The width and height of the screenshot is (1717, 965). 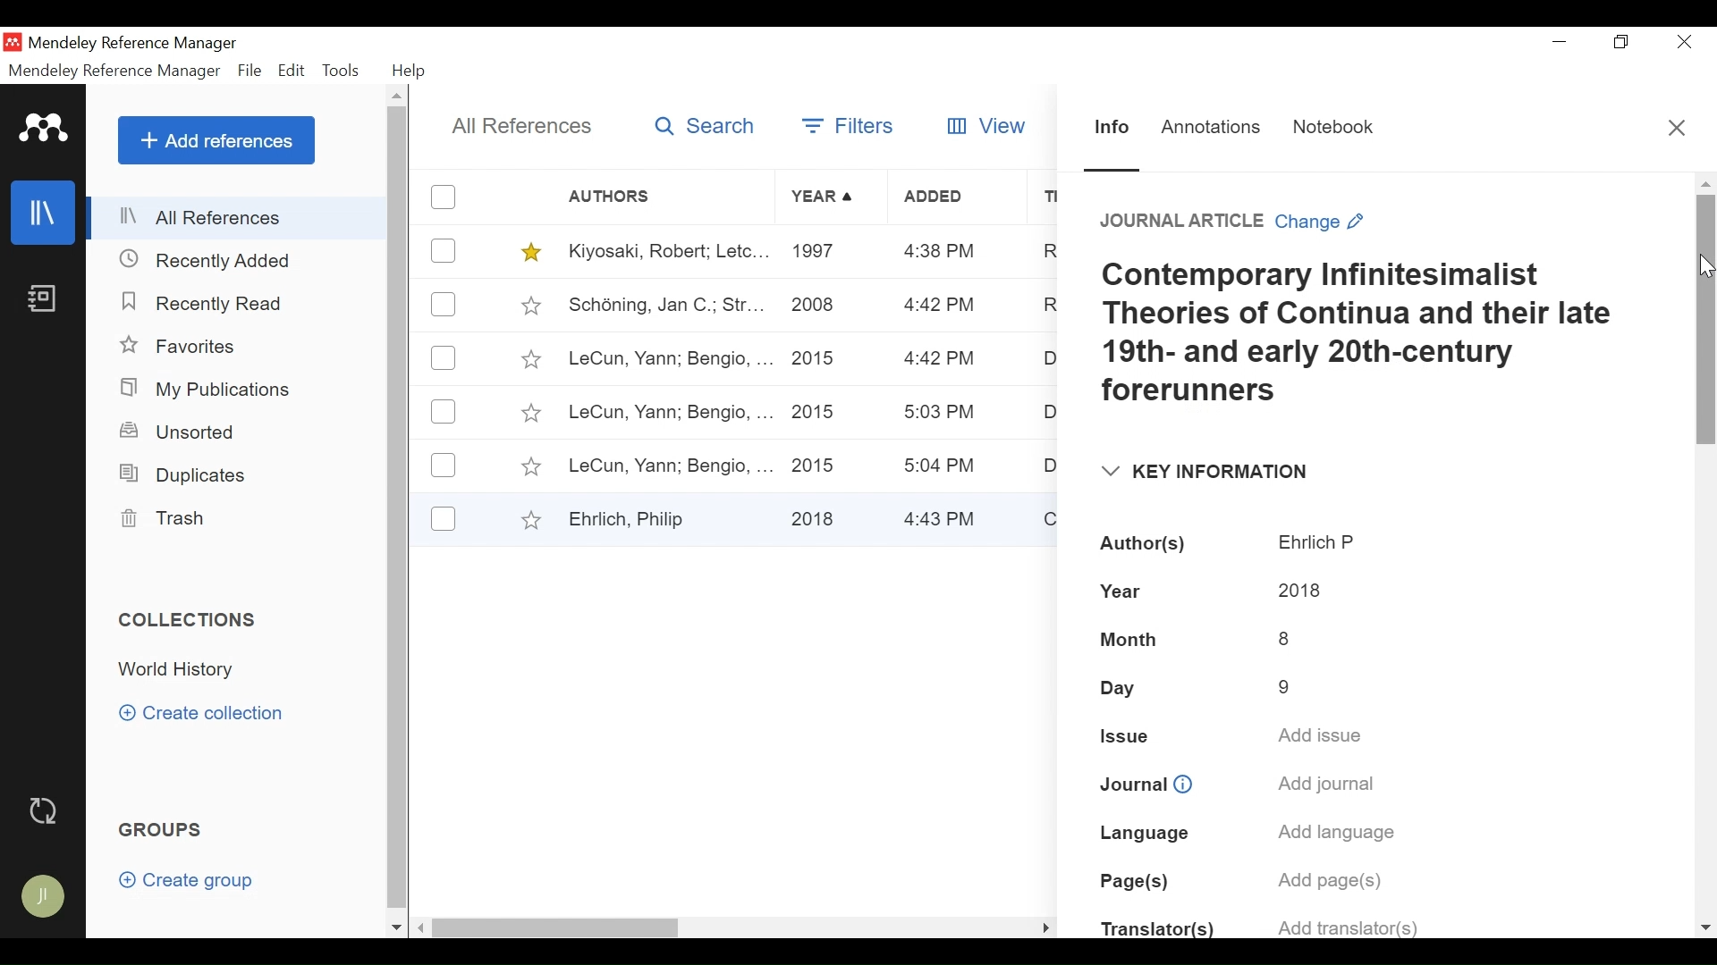 I want to click on Schéning, Jan C.; Str..., so click(x=664, y=305).